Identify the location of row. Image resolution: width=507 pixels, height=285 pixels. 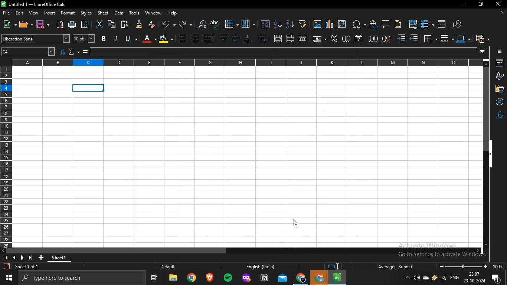
(230, 24).